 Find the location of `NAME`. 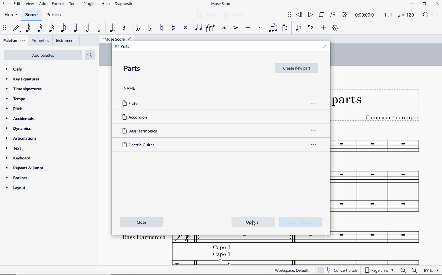

NAME is located at coordinates (132, 88).